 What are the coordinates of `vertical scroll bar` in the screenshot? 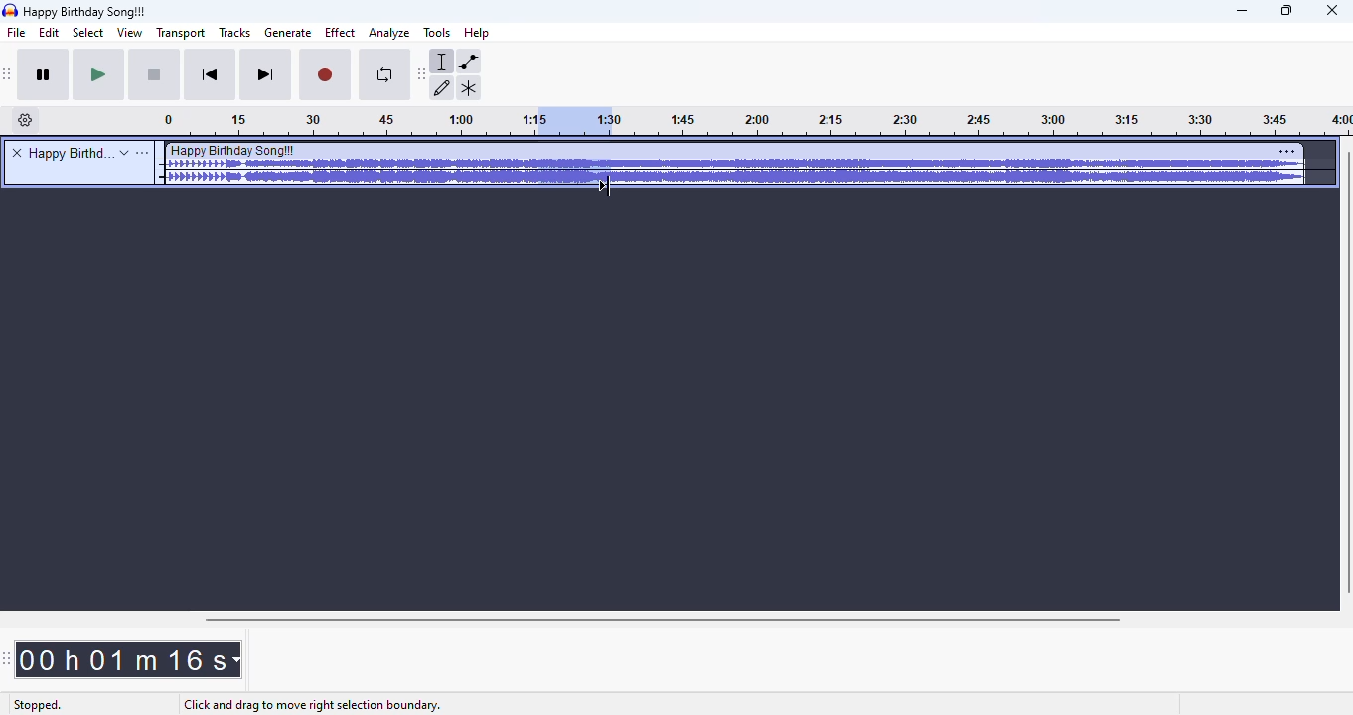 It's located at (1344, 373).